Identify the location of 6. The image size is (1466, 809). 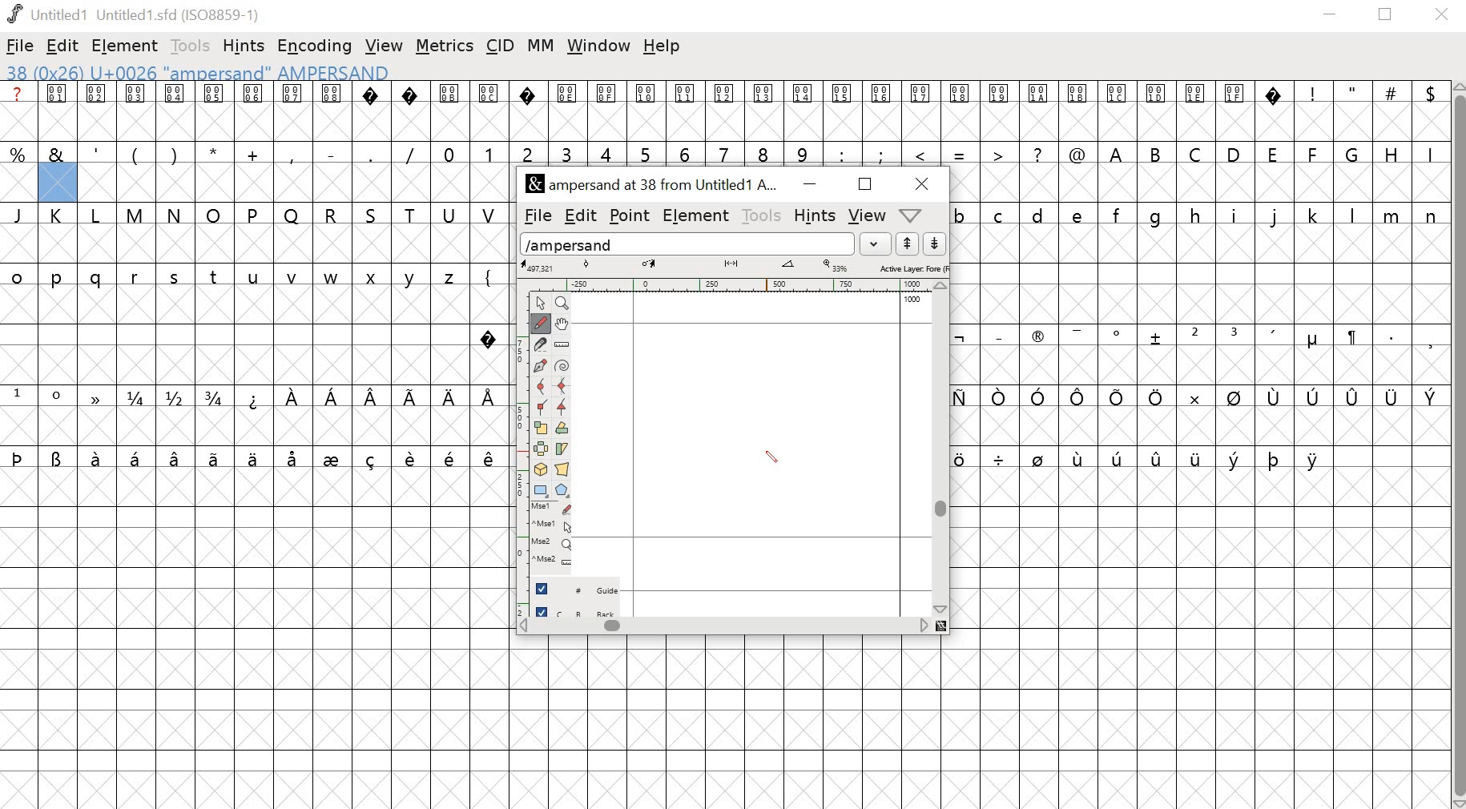
(688, 152).